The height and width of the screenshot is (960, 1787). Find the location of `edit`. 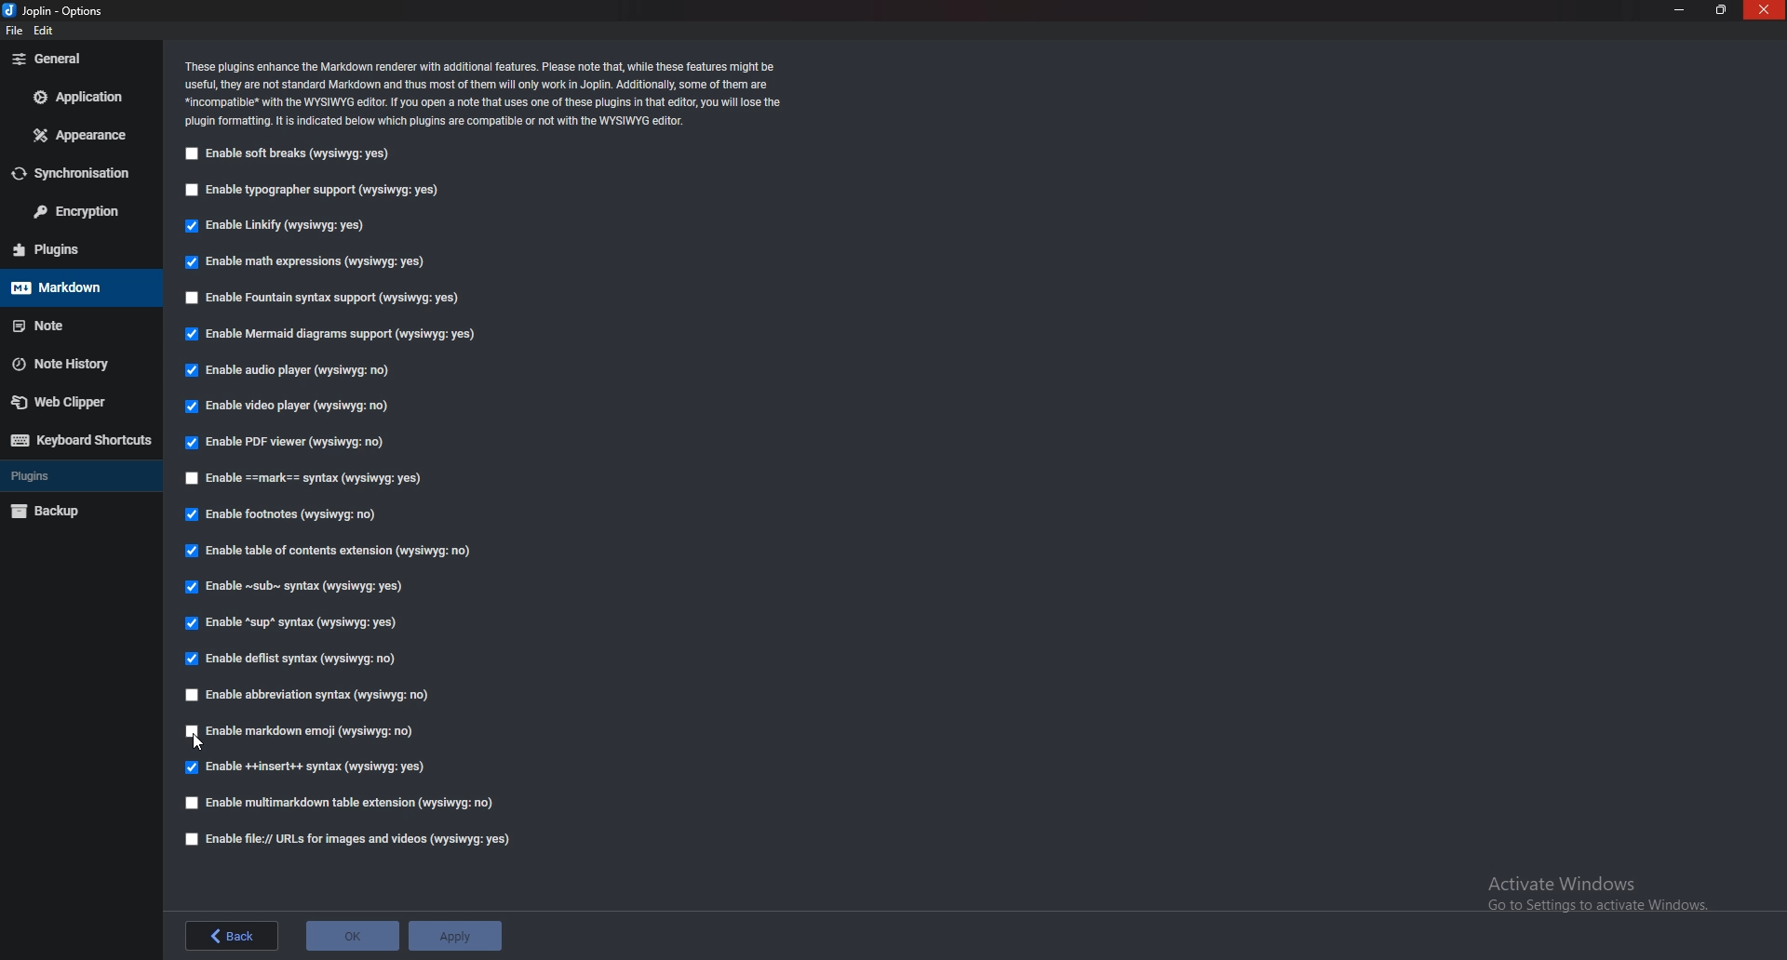

edit is located at coordinates (47, 33).